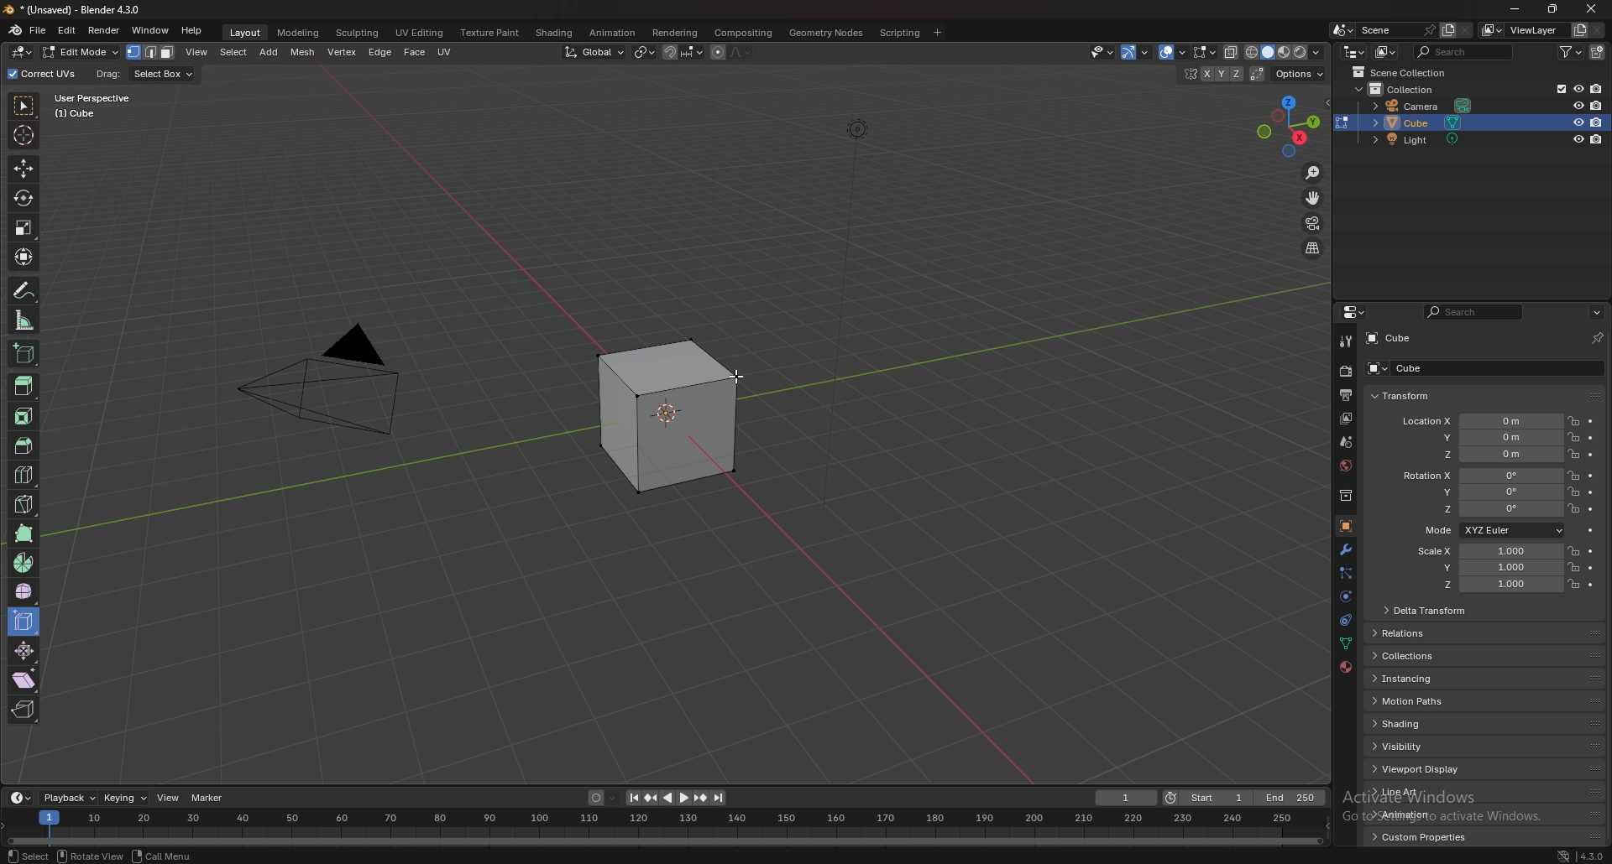 Image resolution: width=1612 pixels, height=864 pixels. What do you see at coordinates (720, 799) in the screenshot?
I see `jump to endpoint` at bounding box center [720, 799].